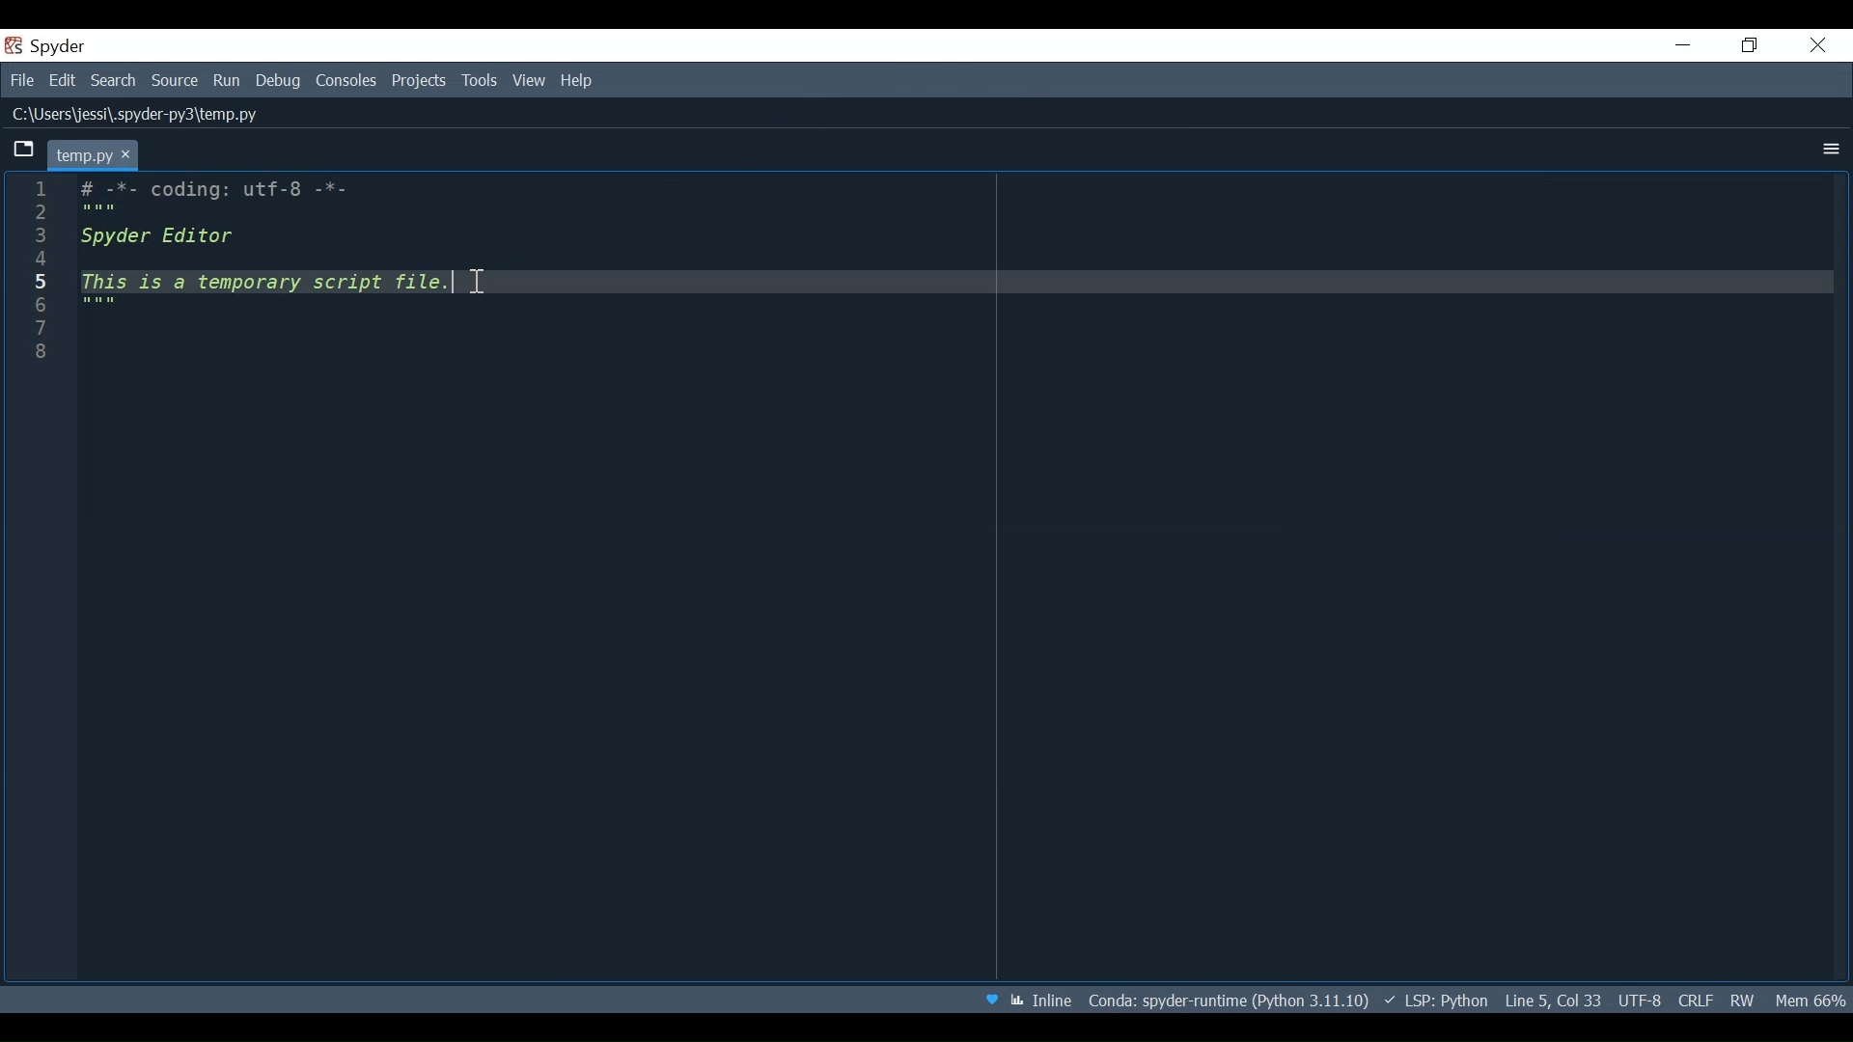  Describe the element at coordinates (1748, 45) in the screenshot. I see `Restore` at that location.